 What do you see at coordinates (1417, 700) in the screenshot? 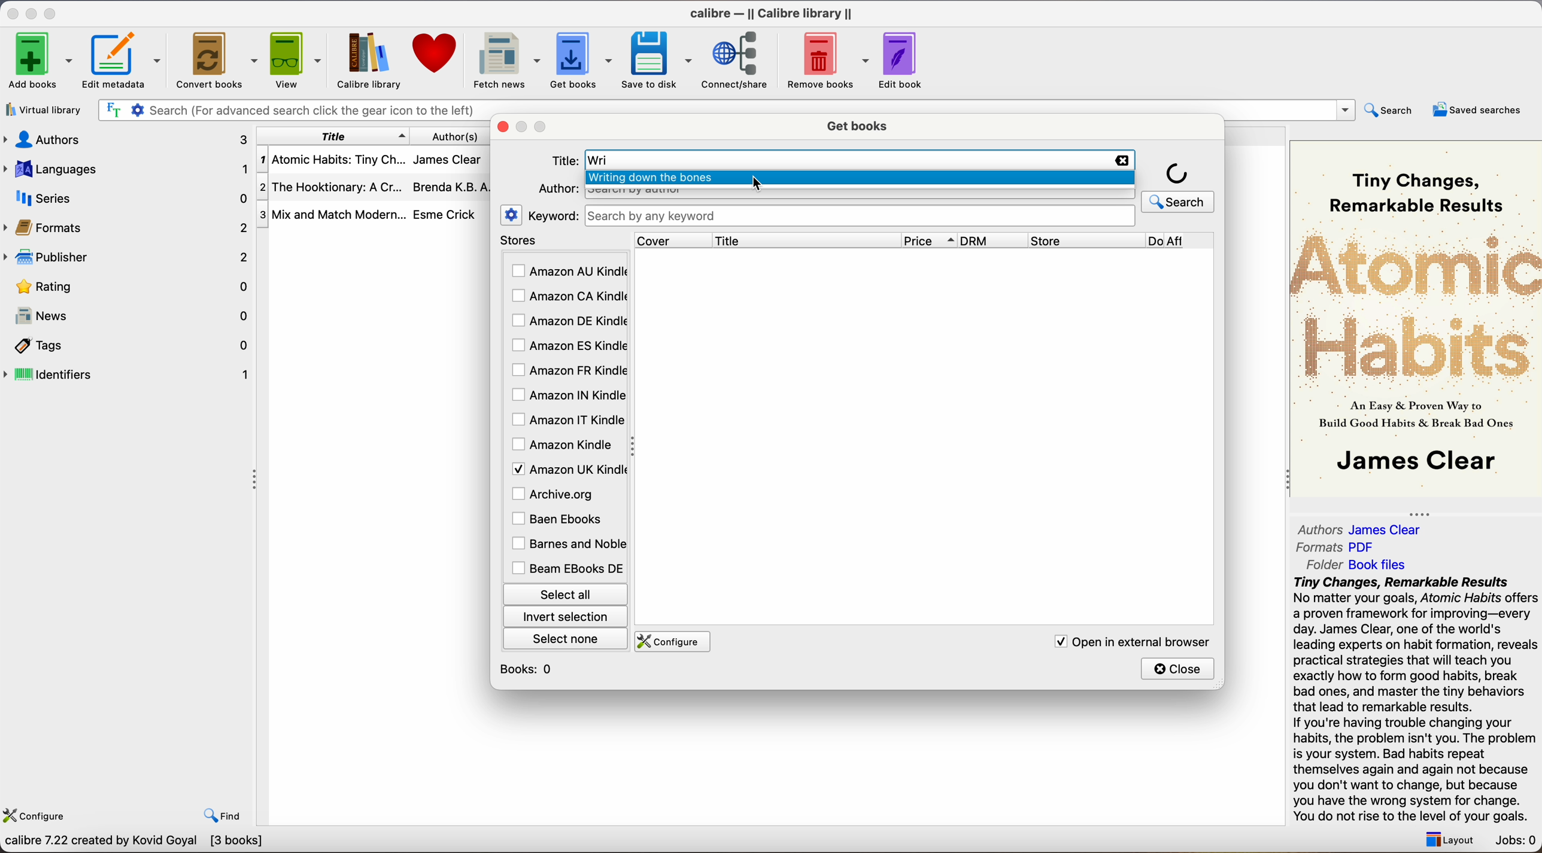
I see `synopsis` at bounding box center [1417, 700].